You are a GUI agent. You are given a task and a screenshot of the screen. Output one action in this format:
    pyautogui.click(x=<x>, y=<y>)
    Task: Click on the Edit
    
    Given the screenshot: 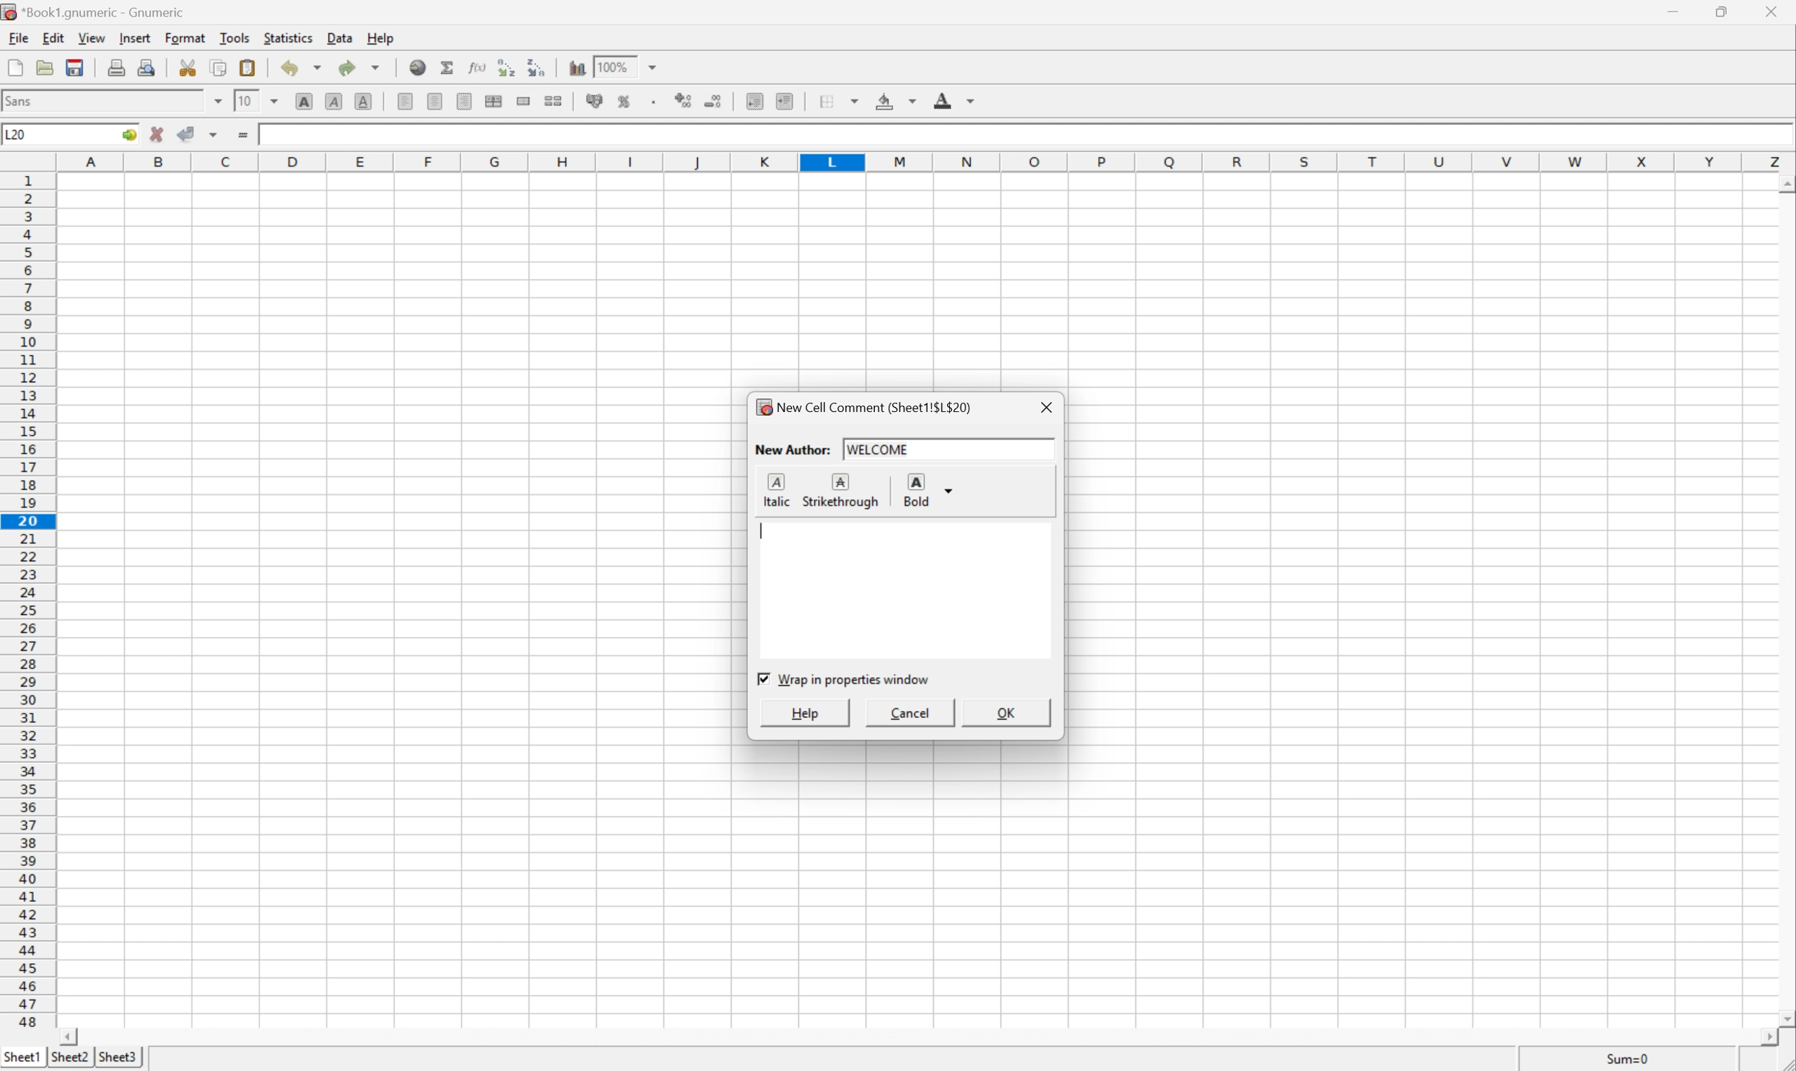 What is the action you would take?
    pyautogui.click(x=54, y=38)
    